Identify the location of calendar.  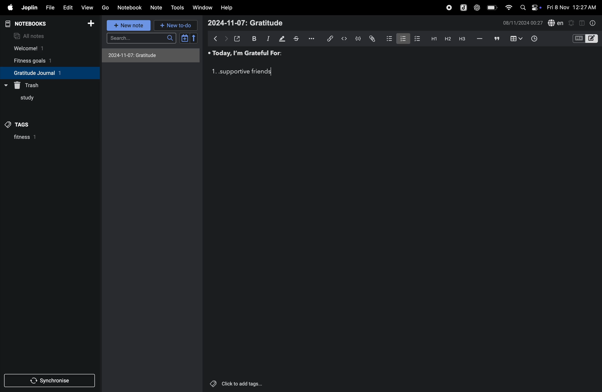
(188, 38).